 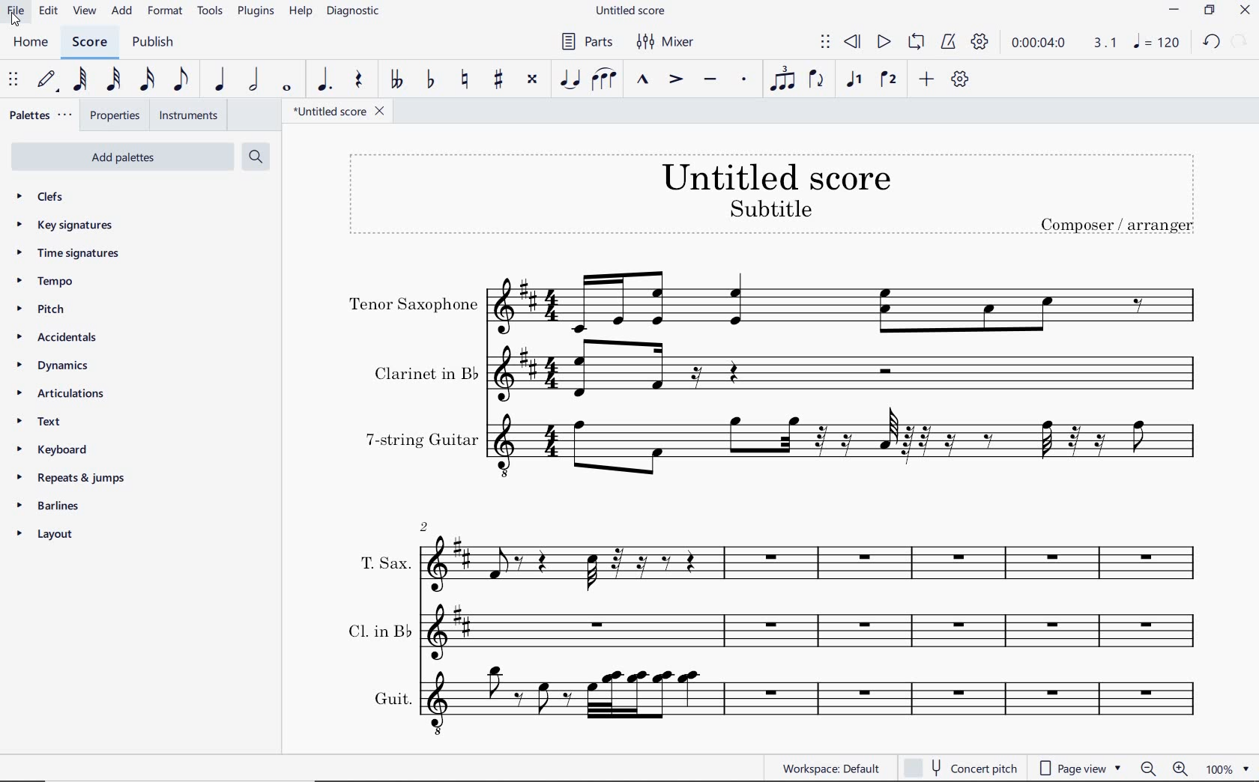 I want to click on METRONOME, so click(x=950, y=42).